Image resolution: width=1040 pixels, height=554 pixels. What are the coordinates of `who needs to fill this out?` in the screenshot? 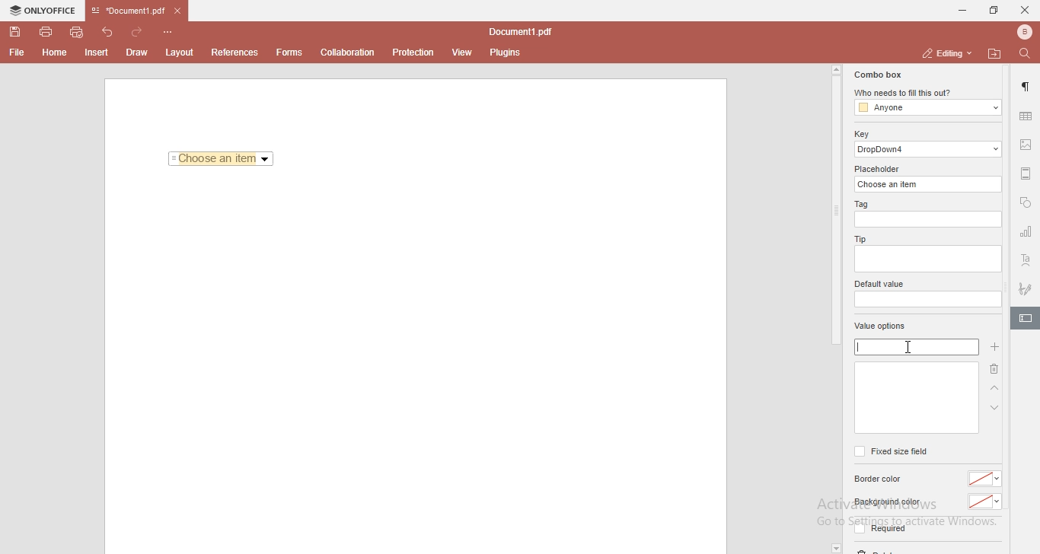 It's located at (926, 94).